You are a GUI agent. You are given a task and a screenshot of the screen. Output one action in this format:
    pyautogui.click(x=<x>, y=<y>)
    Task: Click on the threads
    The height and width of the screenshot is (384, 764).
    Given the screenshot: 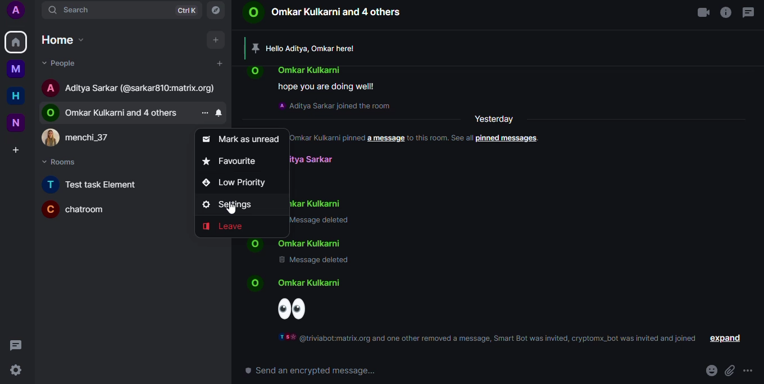 What is the action you would take?
    pyautogui.click(x=749, y=13)
    